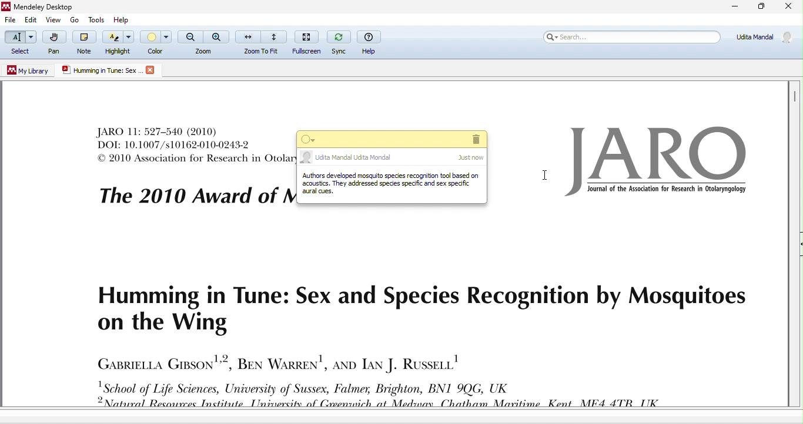 This screenshot has height=424, width=803. I want to click on maximize, so click(761, 7).